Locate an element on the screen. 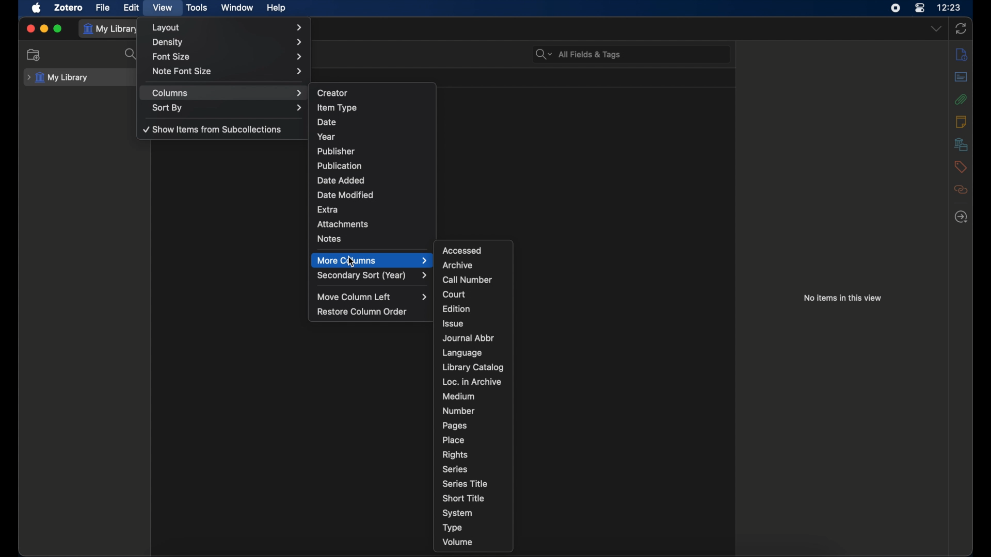 This screenshot has height=557, width=991. notes is located at coordinates (961, 122).